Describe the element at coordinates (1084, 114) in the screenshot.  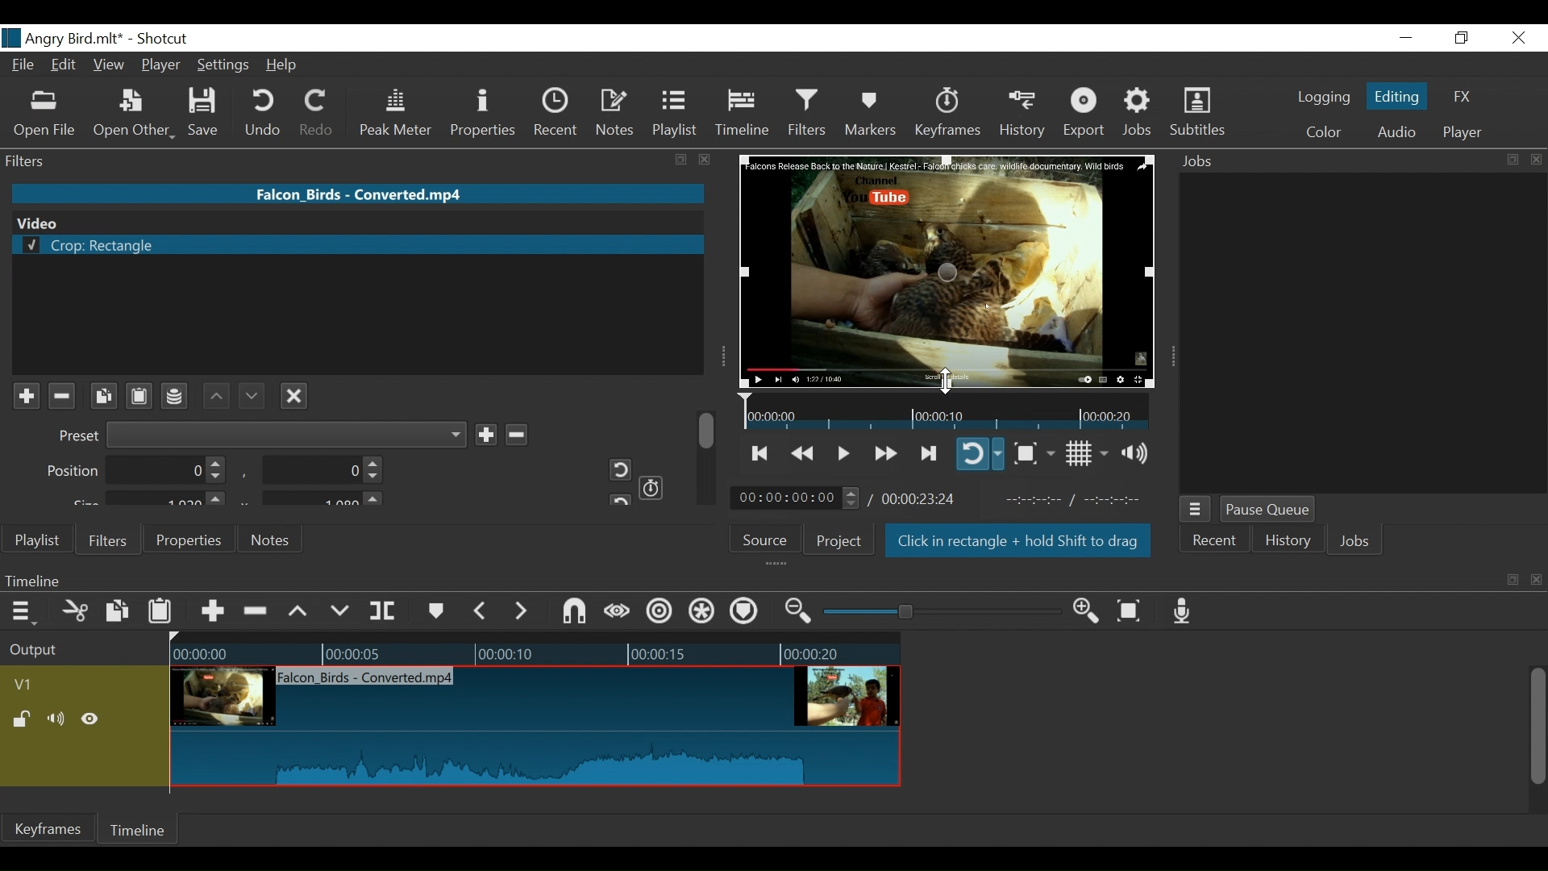
I see `Export` at that location.